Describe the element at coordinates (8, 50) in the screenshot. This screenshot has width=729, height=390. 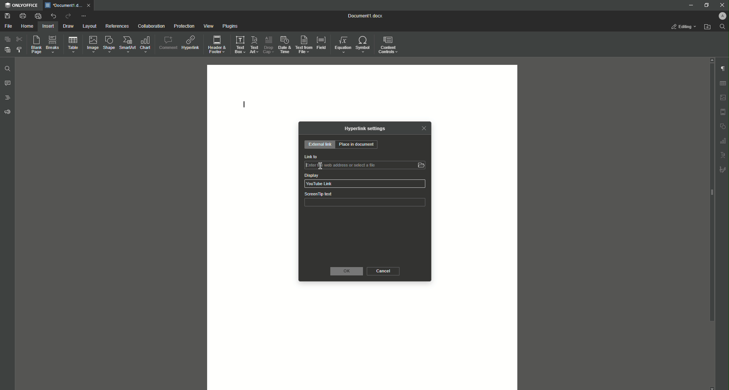
I see `Paste` at that location.